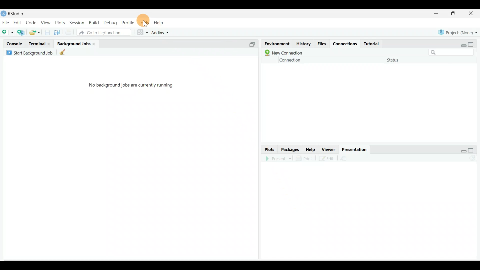  I want to click on History, so click(303, 43).